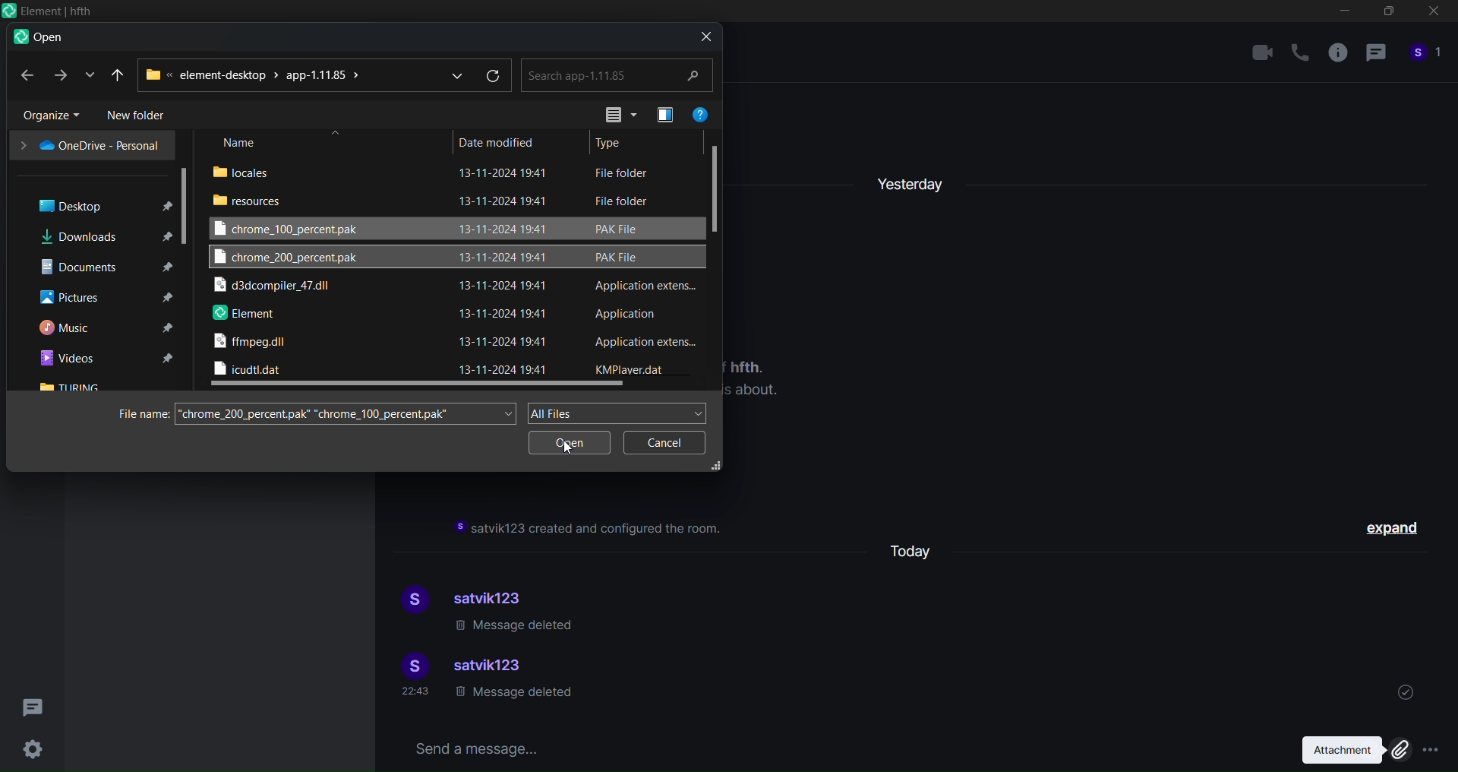 The width and height of the screenshot is (1458, 772). I want to click on message deleted, so click(516, 627).